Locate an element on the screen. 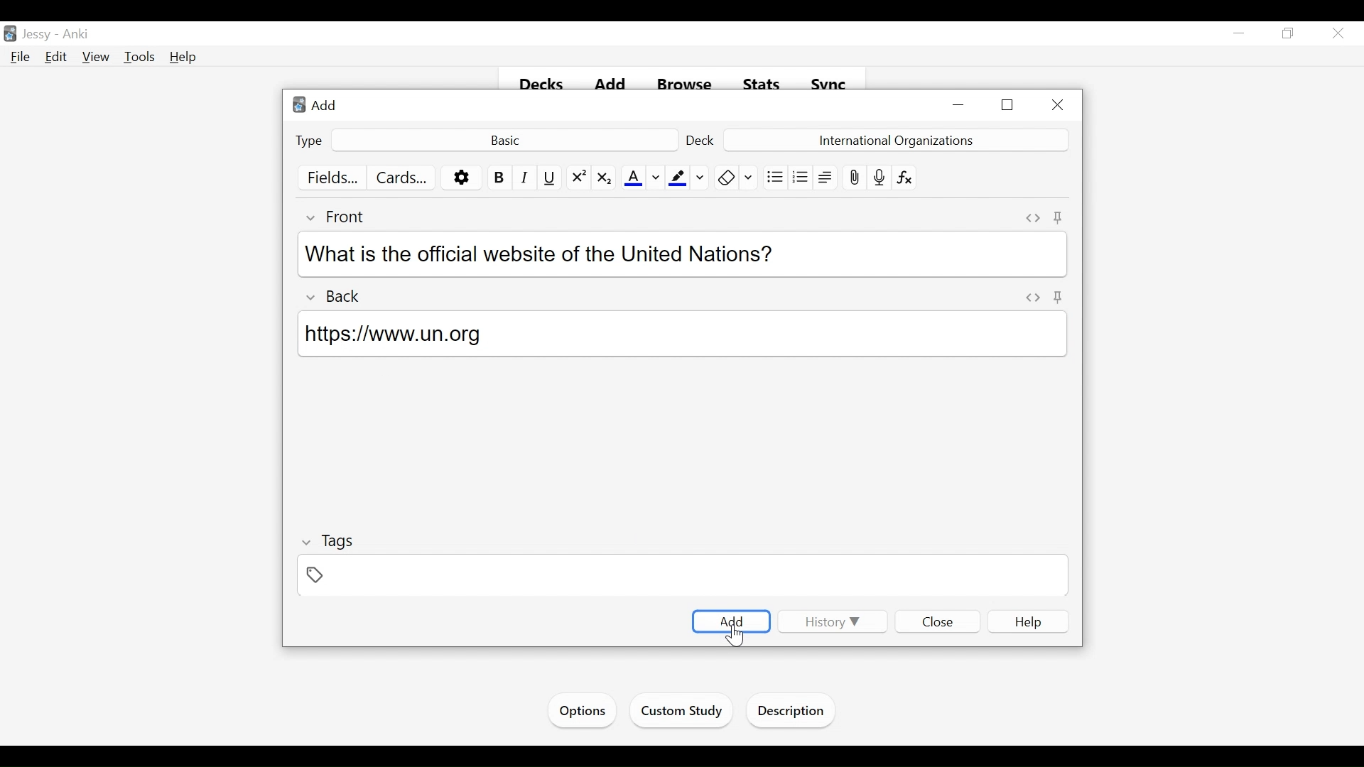  https://www.un.org is located at coordinates (680, 335).